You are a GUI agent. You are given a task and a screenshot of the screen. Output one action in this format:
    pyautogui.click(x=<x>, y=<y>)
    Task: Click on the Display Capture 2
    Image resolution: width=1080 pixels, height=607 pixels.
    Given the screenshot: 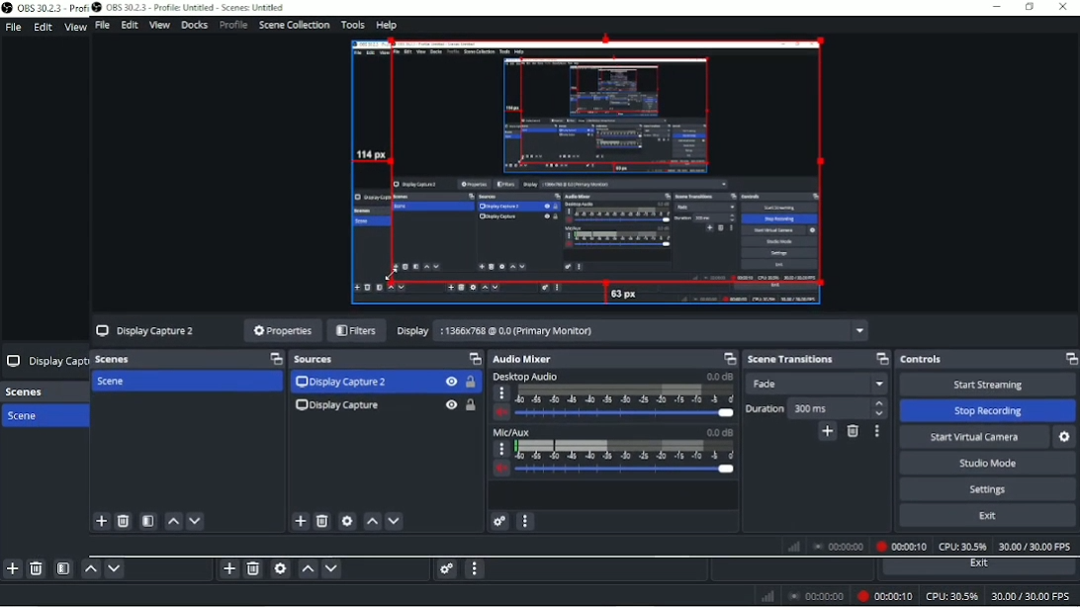 What is the action you would take?
    pyautogui.click(x=344, y=383)
    